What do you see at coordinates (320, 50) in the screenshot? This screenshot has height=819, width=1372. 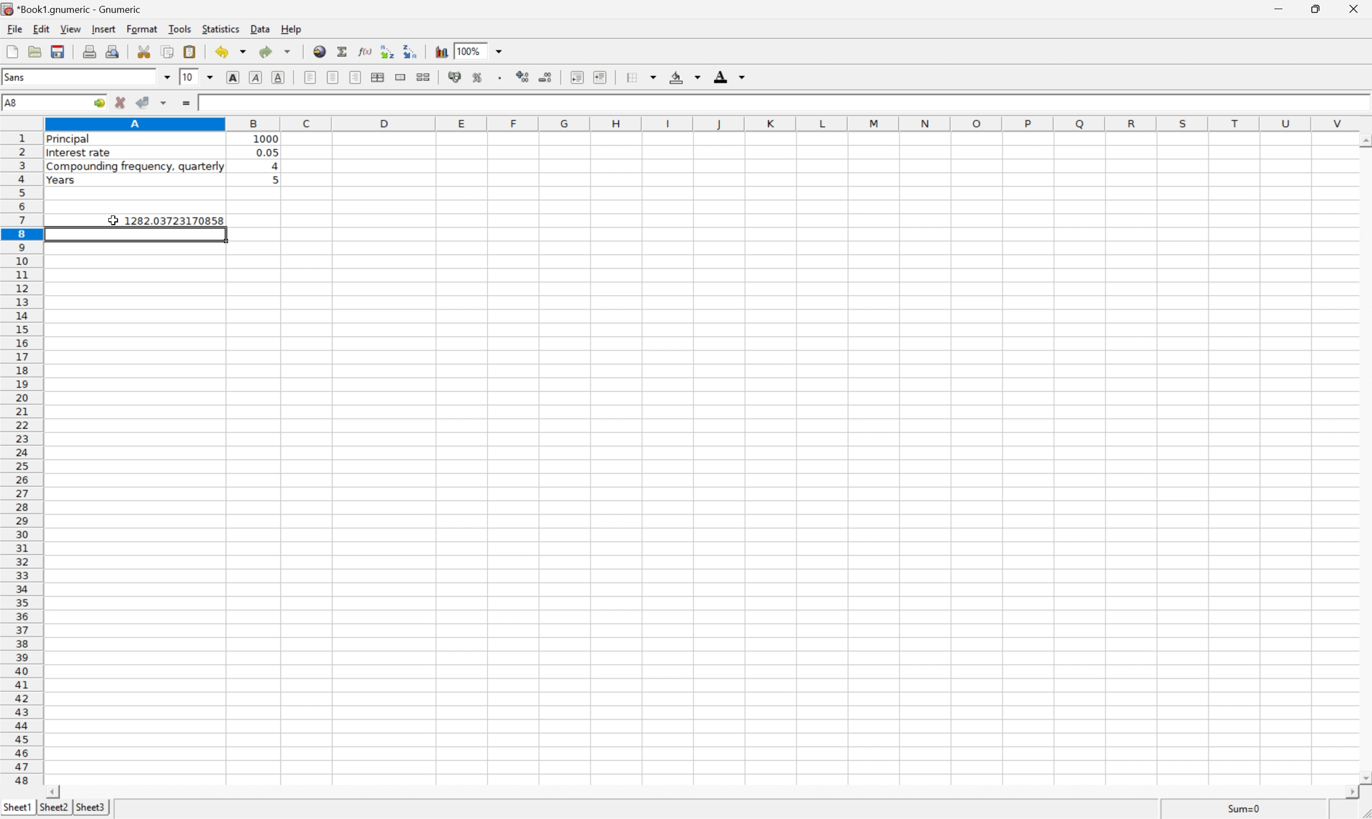 I see `insert hyperlink` at bounding box center [320, 50].